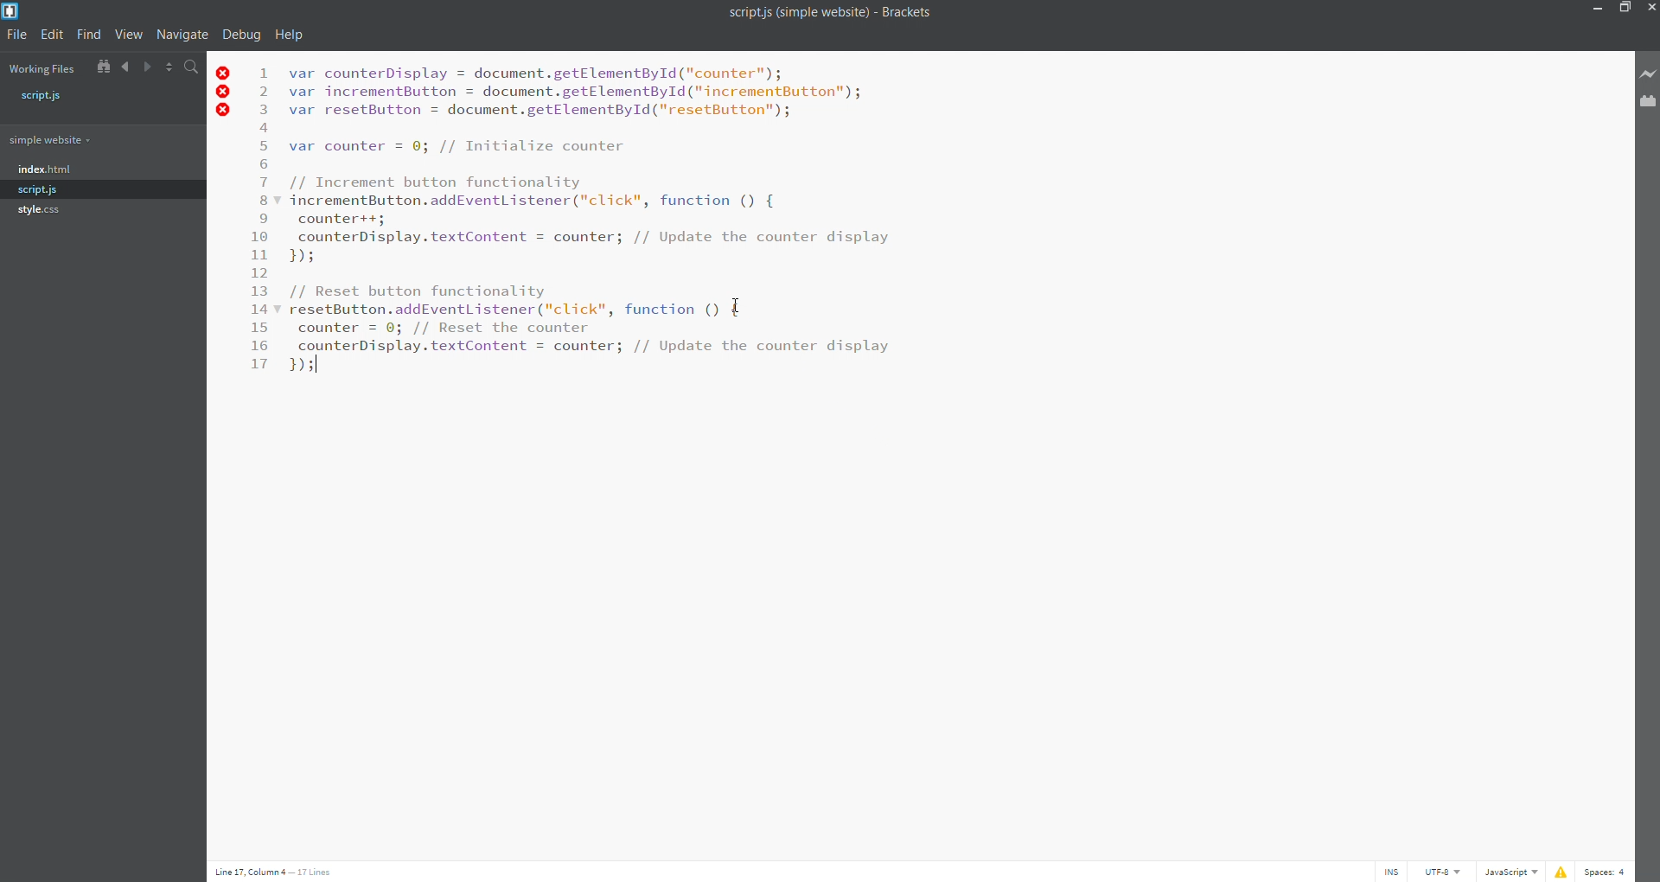 The width and height of the screenshot is (1660, 882). What do you see at coordinates (14, 14) in the screenshot?
I see `logo` at bounding box center [14, 14].